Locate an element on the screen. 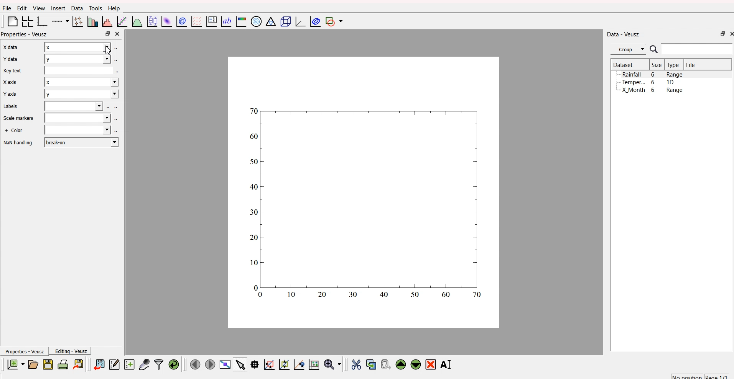 The width and height of the screenshot is (734, 379). arrange grid in graph is located at coordinates (27, 22).